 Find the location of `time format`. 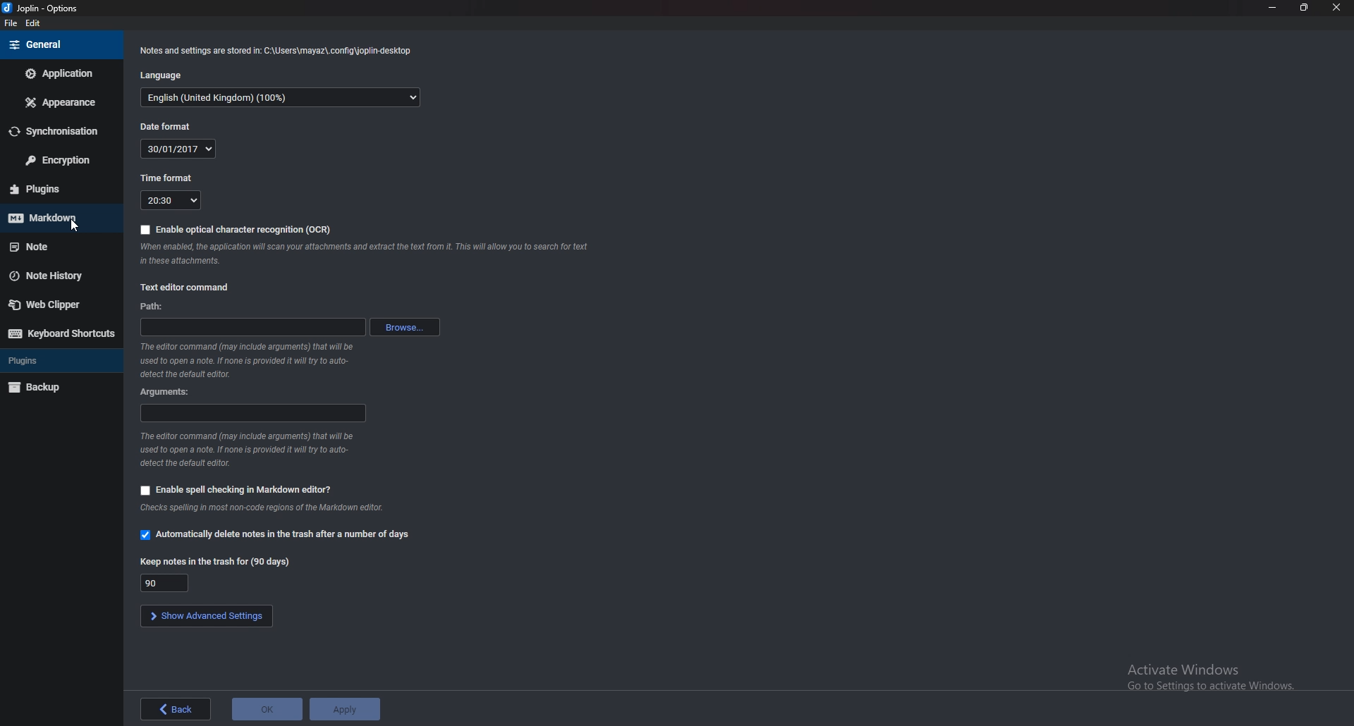

time format is located at coordinates (168, 178).